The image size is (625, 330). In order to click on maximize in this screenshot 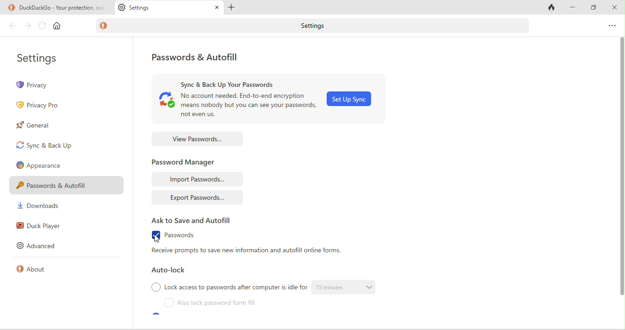, I will do `click(593, 7)`.